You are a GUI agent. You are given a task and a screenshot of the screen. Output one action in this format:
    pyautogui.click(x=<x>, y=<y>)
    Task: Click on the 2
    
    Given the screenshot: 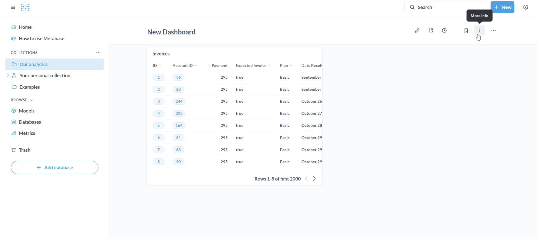 What is the action you would take?
    pyautogui.click(x=159, y=89)
    